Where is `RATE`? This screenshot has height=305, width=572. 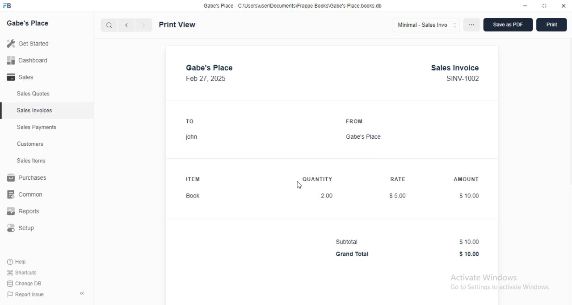
RATE is located at coordinates (399, 179).